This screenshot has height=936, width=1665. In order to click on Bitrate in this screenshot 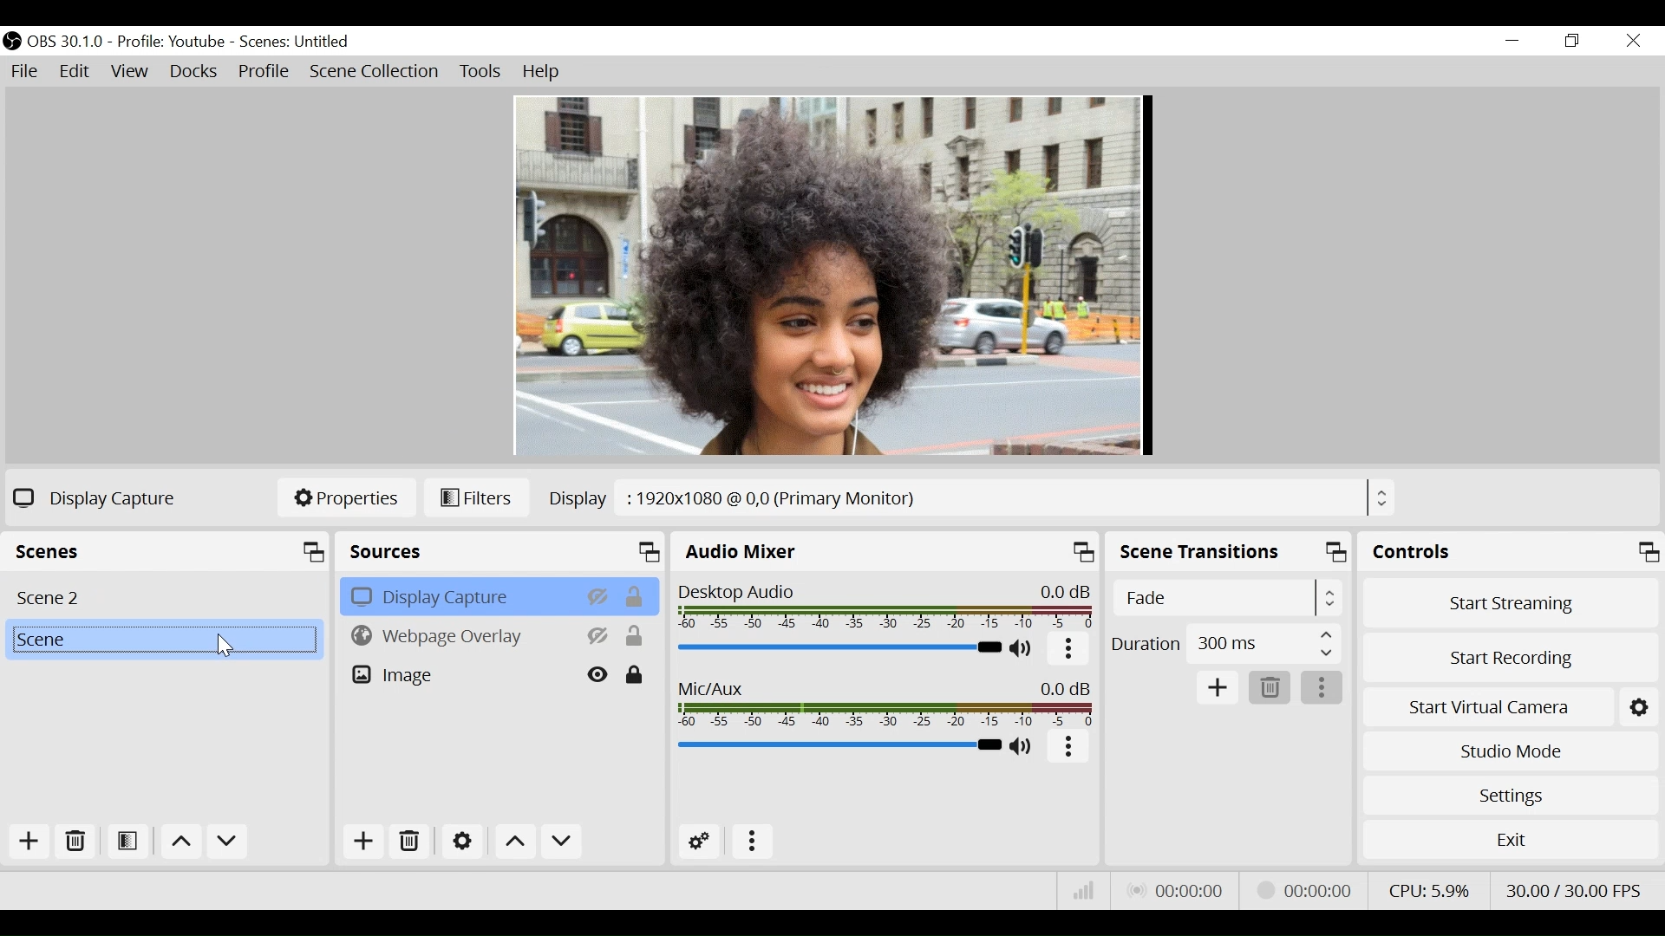, I will do `click(1081, 889)`.